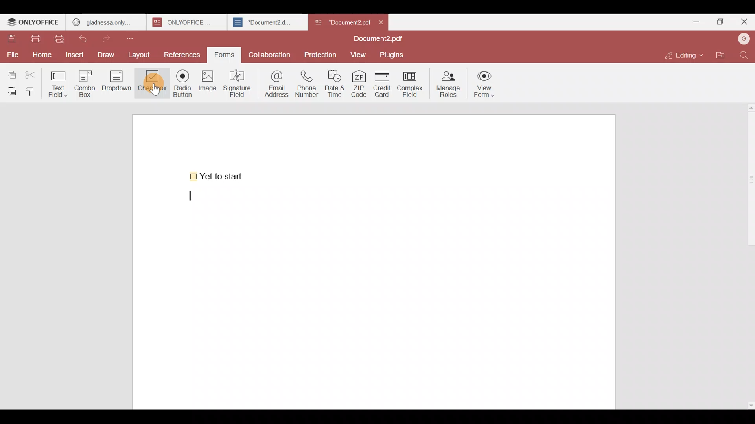  Describe the element at coordinates (267, 24) in the screenshot. I see `Document2.d` at that location.